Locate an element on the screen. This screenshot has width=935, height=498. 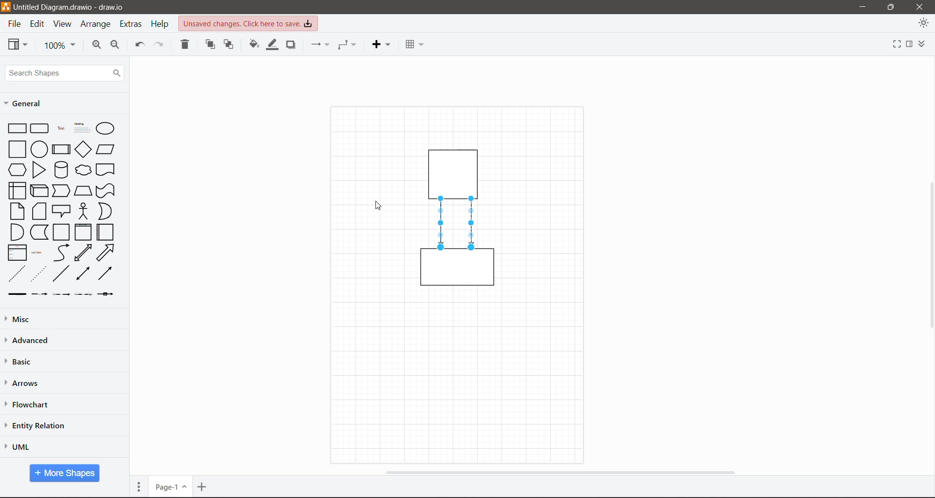
connector with 3 labels is located at coordinates (84, 294).